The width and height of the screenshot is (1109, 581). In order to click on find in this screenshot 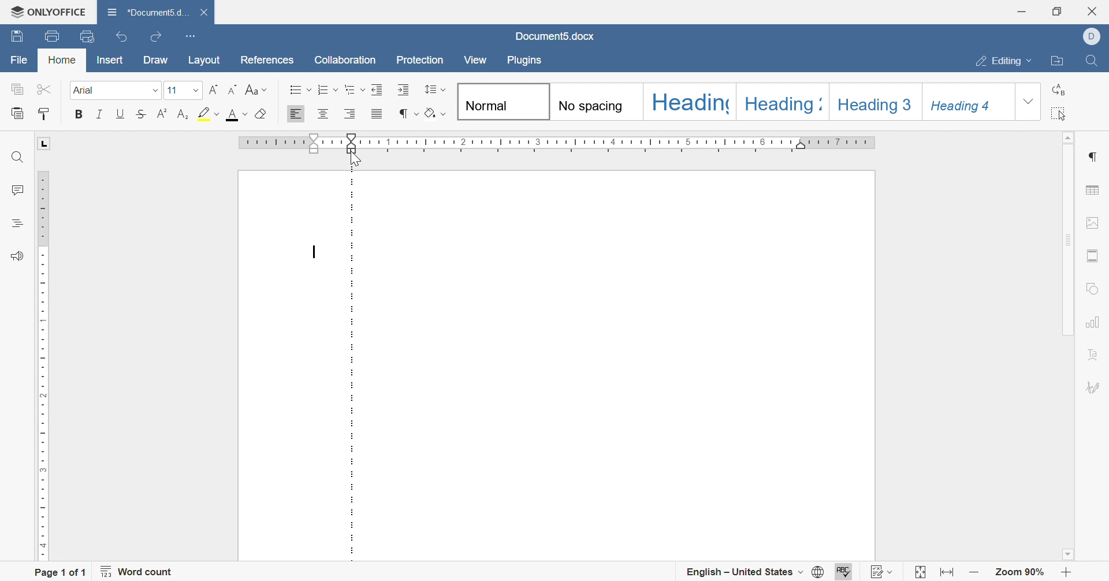, I will do `click(17, 157)`.